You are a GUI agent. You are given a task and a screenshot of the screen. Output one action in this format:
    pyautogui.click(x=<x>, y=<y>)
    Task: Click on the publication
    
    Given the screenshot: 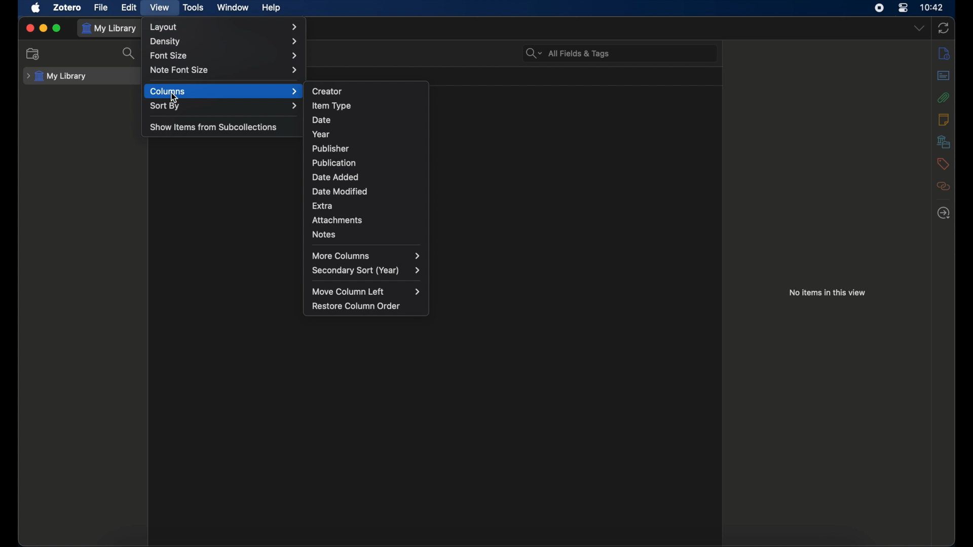 What is the action you would take?
    pyautogui.click(x=334, y=162)
    